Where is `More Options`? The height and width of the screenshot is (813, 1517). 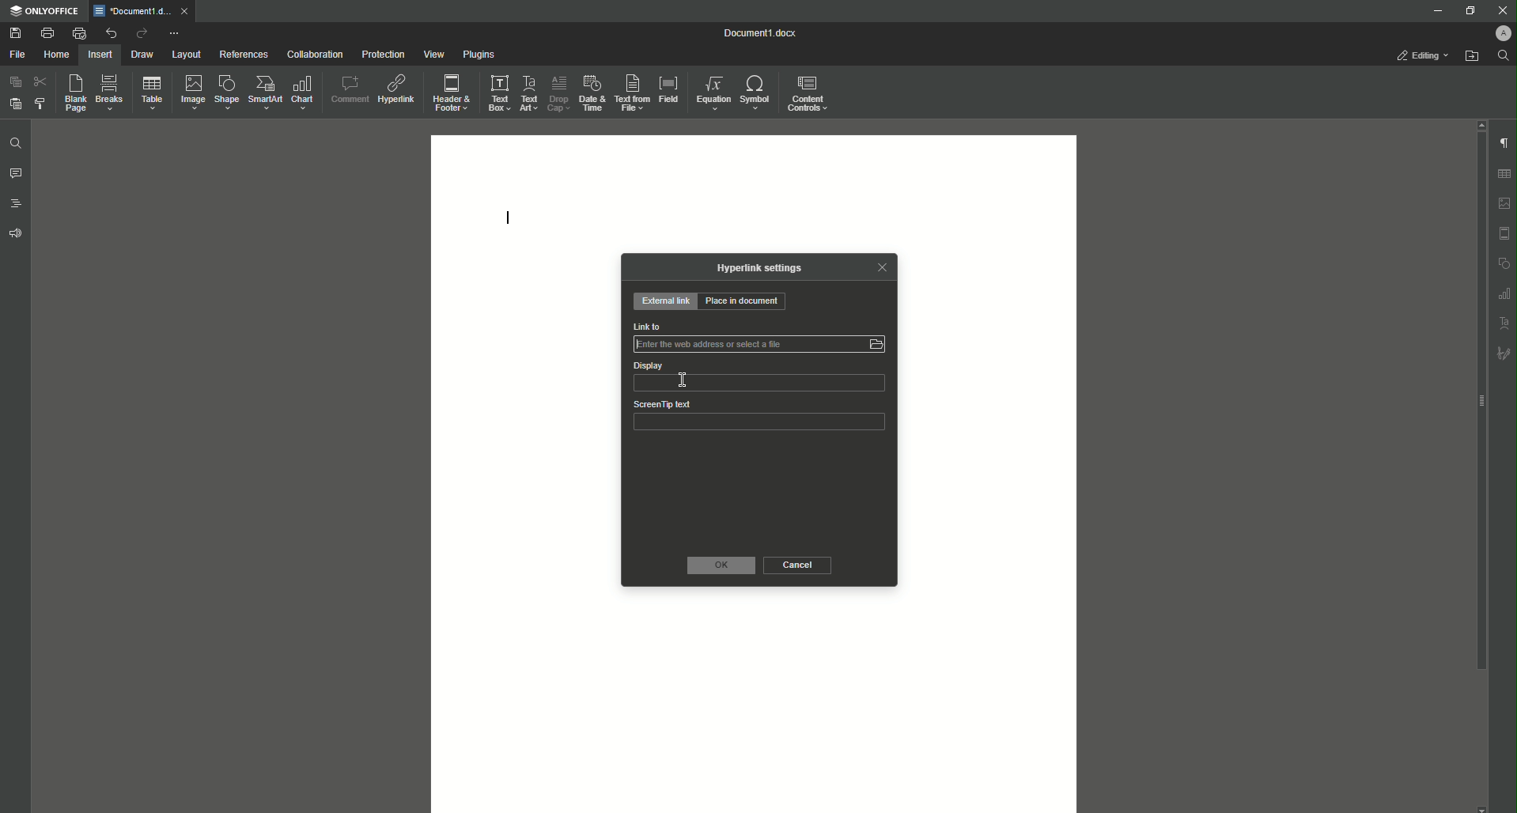
More Options is located at coordinates (176, 34).